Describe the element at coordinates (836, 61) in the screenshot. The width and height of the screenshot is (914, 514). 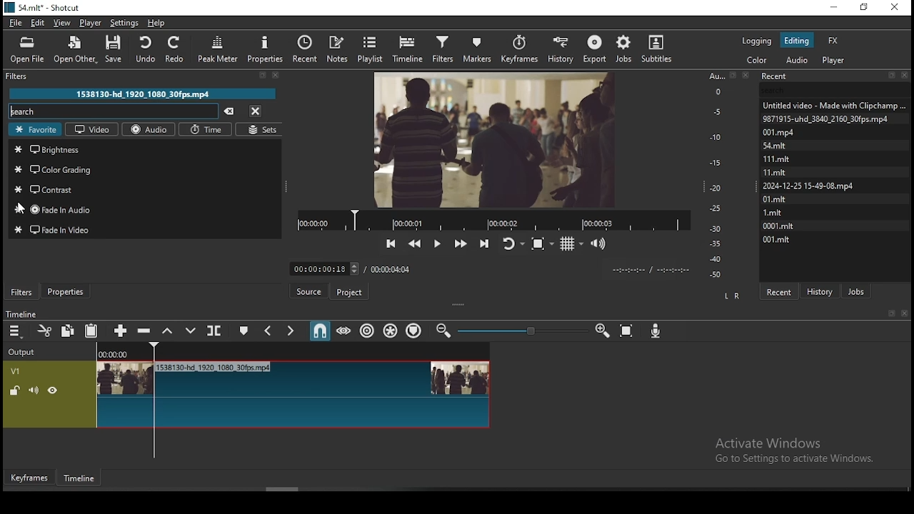
I see `audio` at that location.